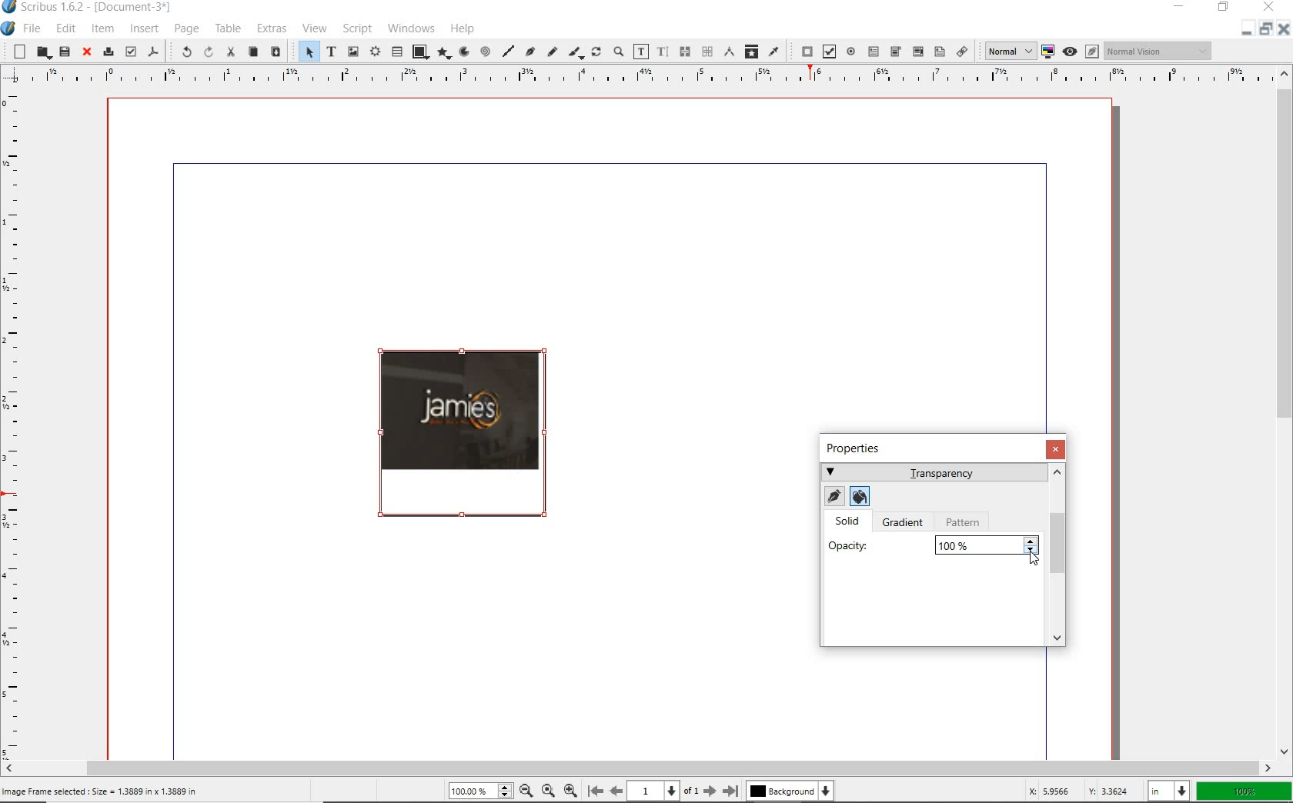  Describe the element at coordinates (906, 524) in the screenshot. I see `GRADIENT` at that location.